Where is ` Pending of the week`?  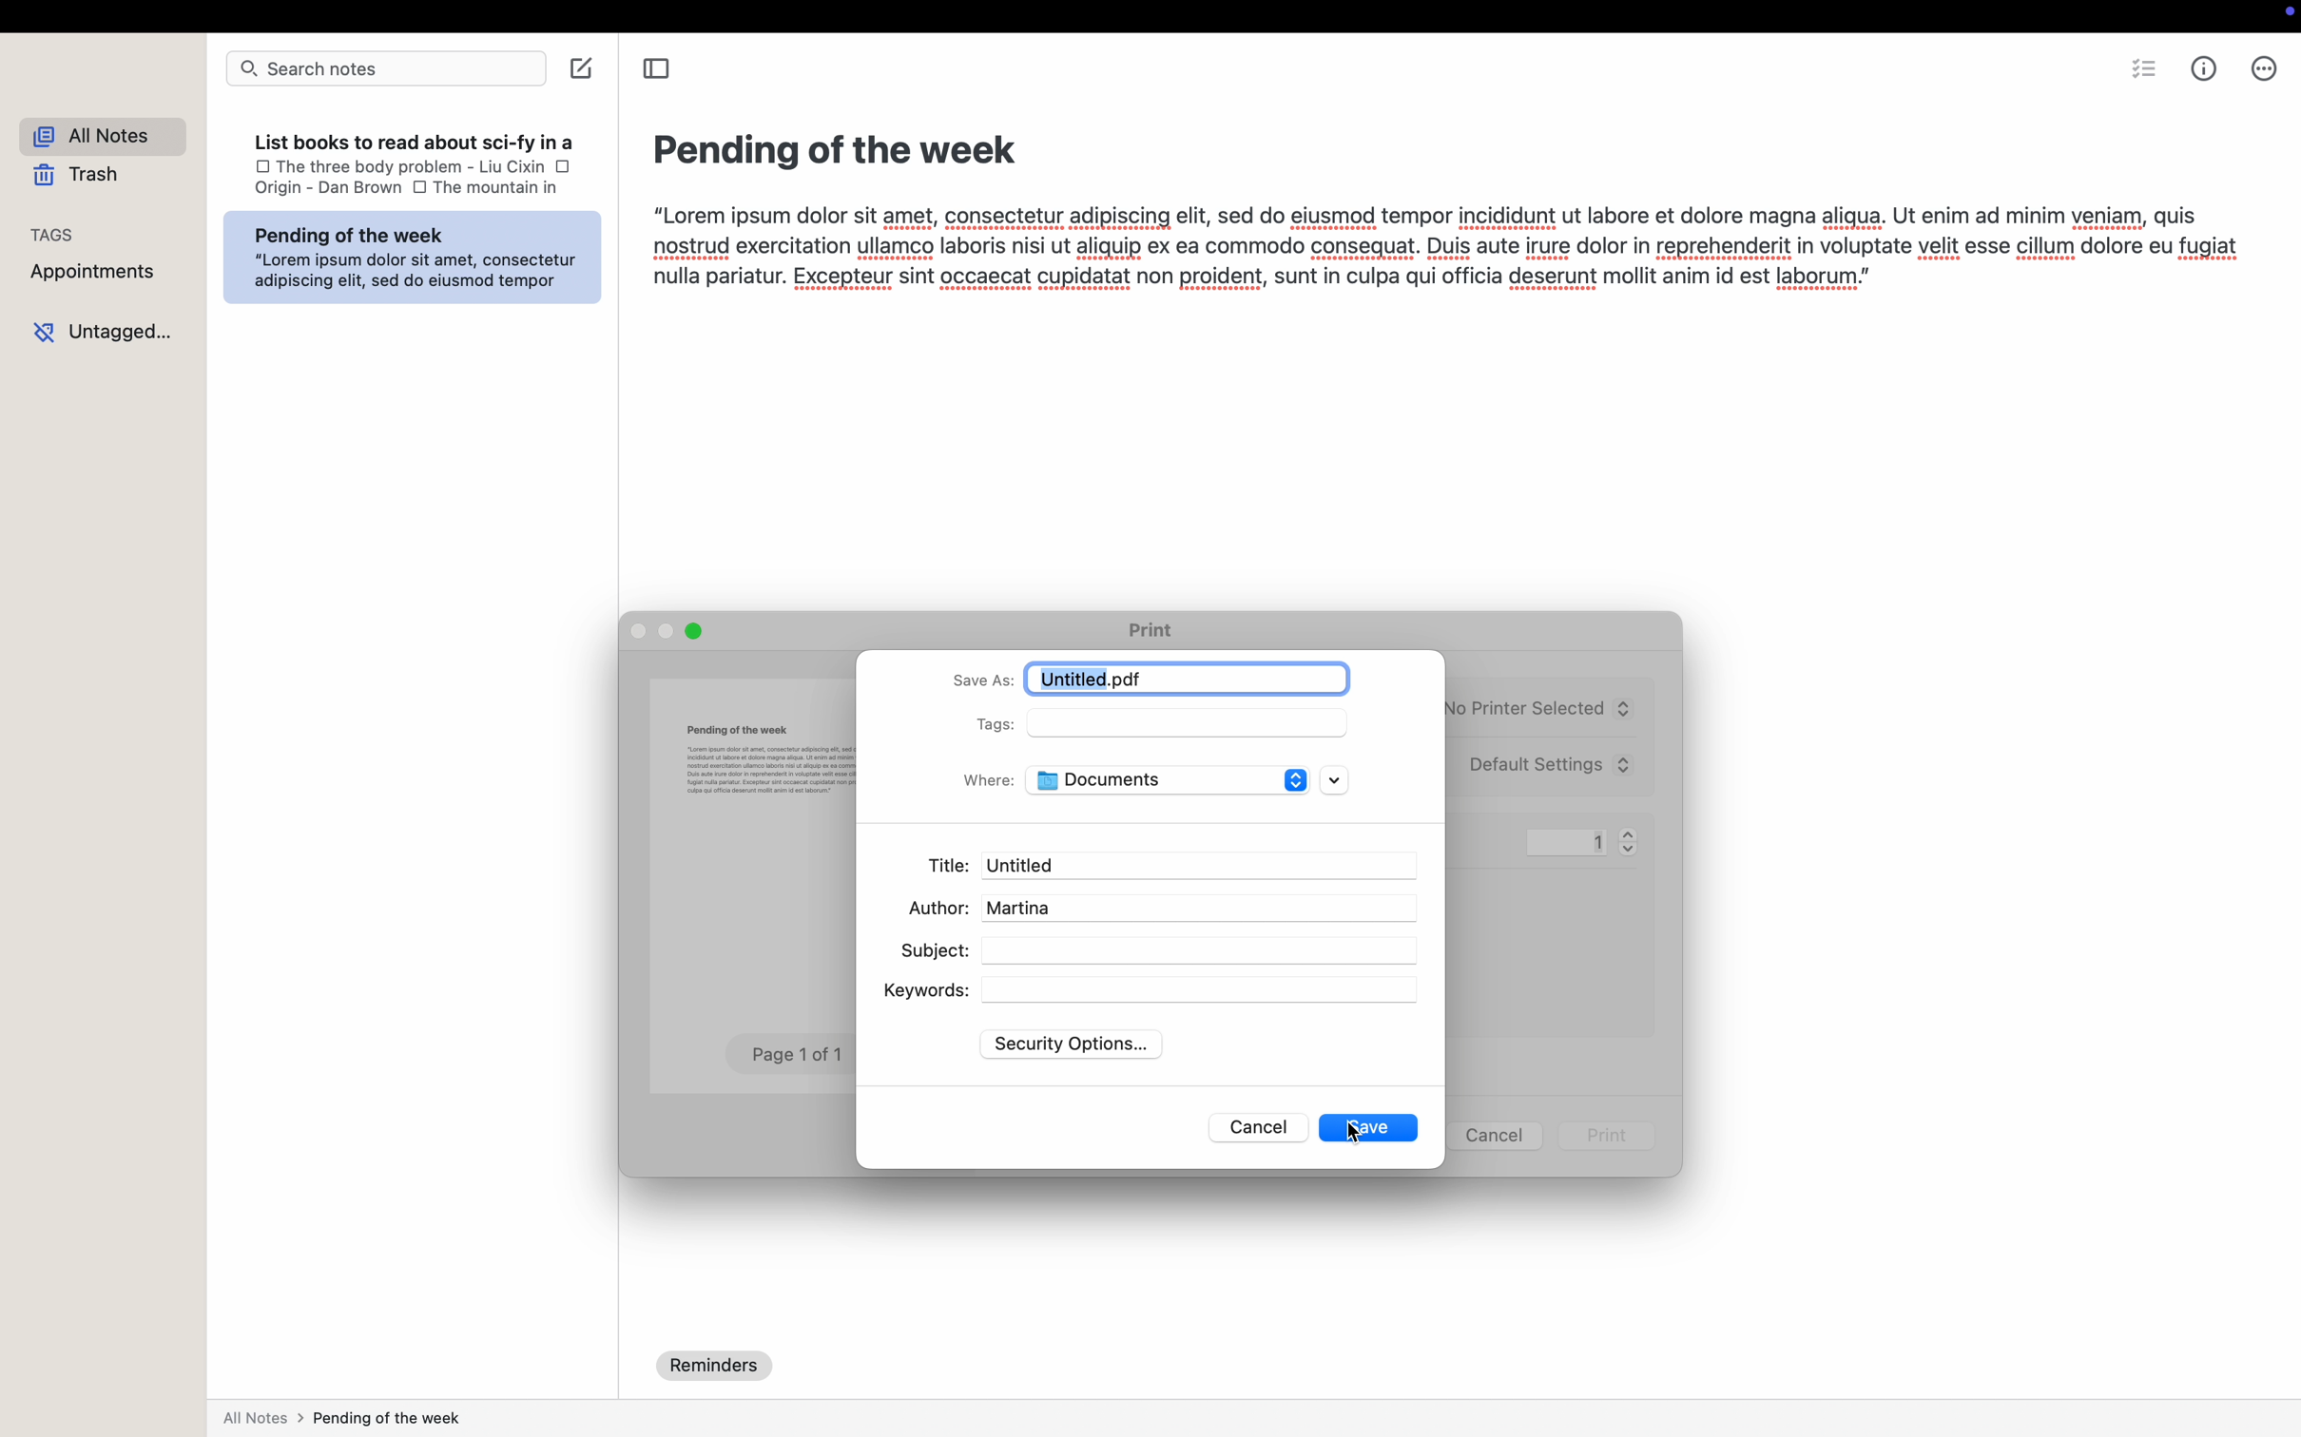
 Pending of the week is located at coordinates (831, 146).